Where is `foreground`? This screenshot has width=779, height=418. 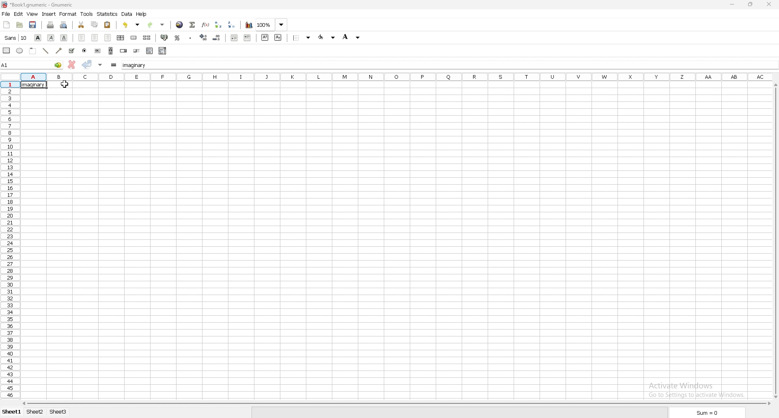
foreground is located at coordinates (328, 37).